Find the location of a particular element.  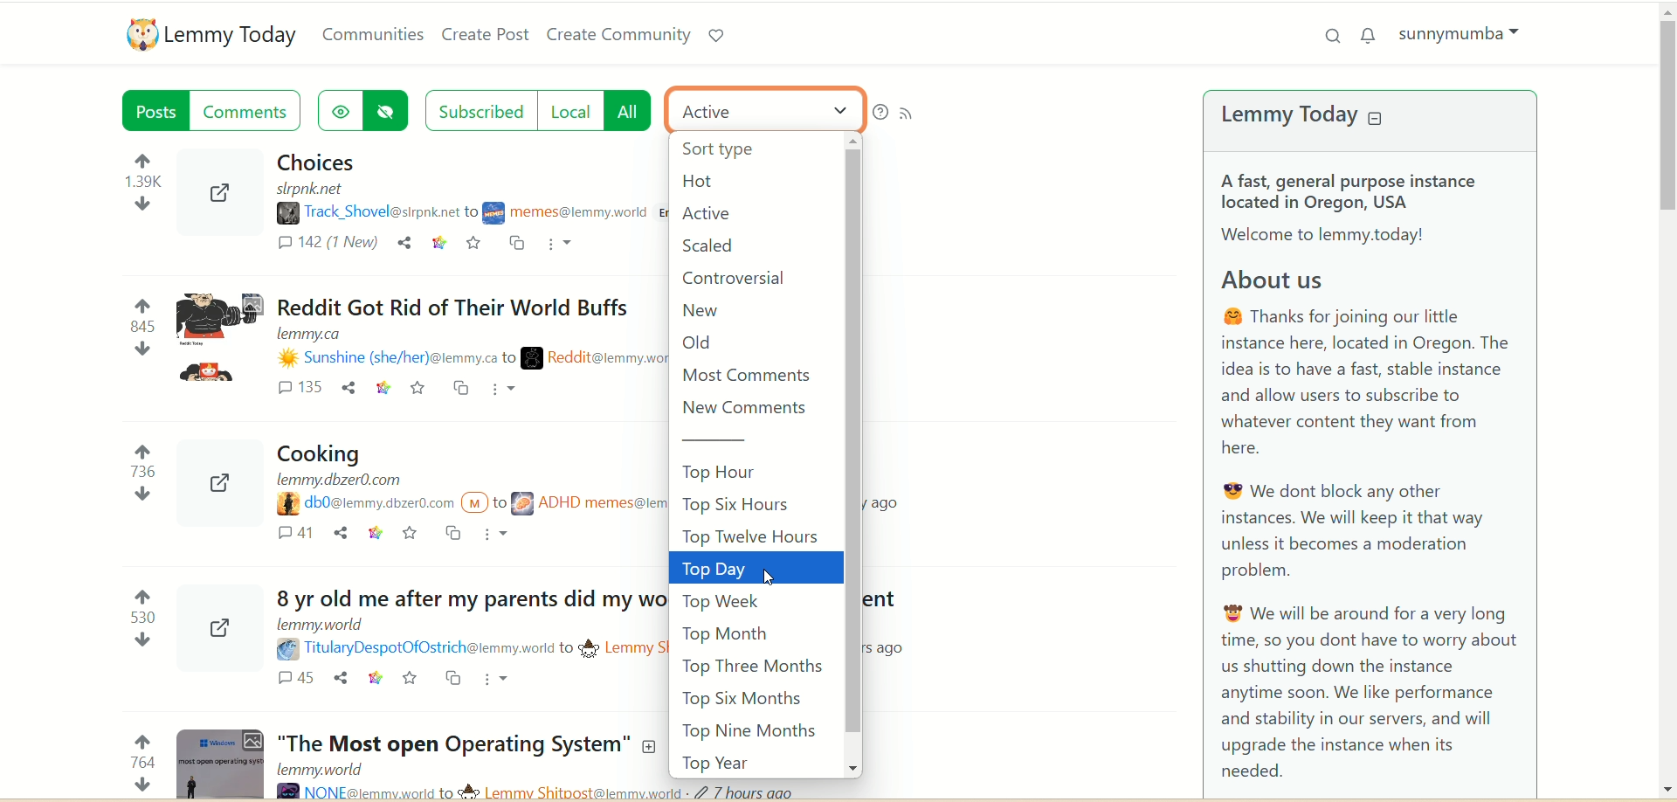

top six months is located at coordinates (748, 700).